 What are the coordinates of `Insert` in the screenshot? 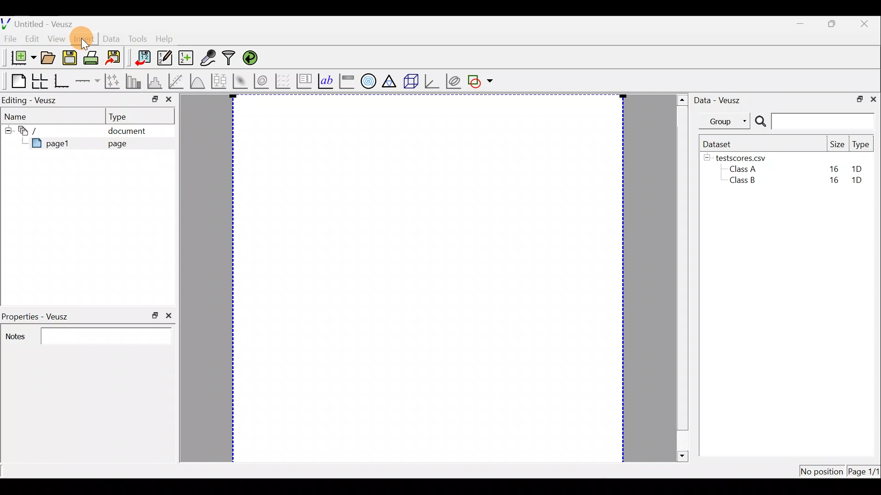 It's located at (82, 38).